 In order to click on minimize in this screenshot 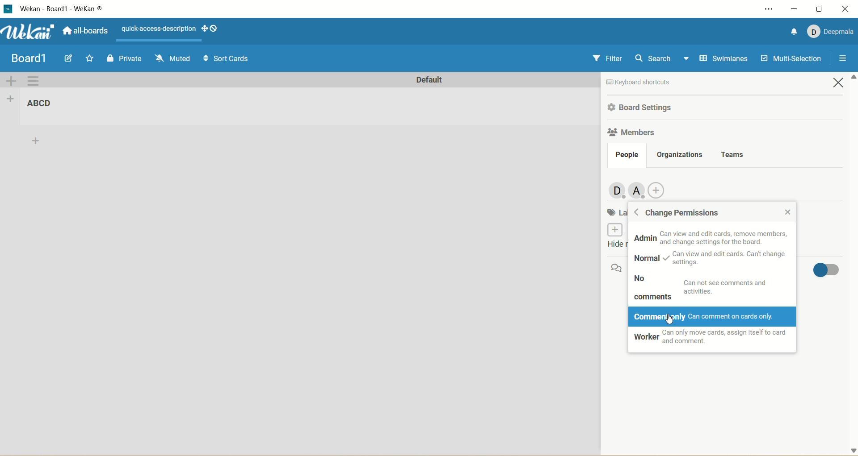, I will do `click(793, 8)`.